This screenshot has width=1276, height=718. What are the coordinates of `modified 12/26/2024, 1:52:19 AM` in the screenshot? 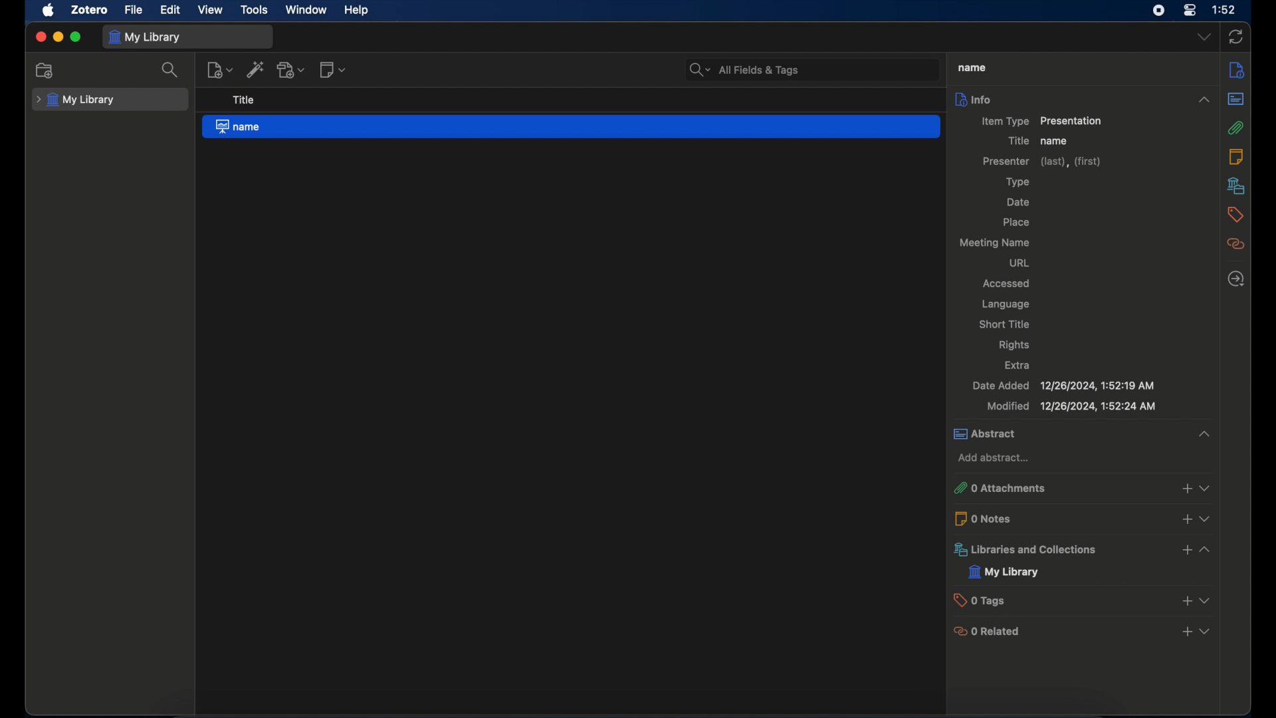 It's located at (1070, 406).